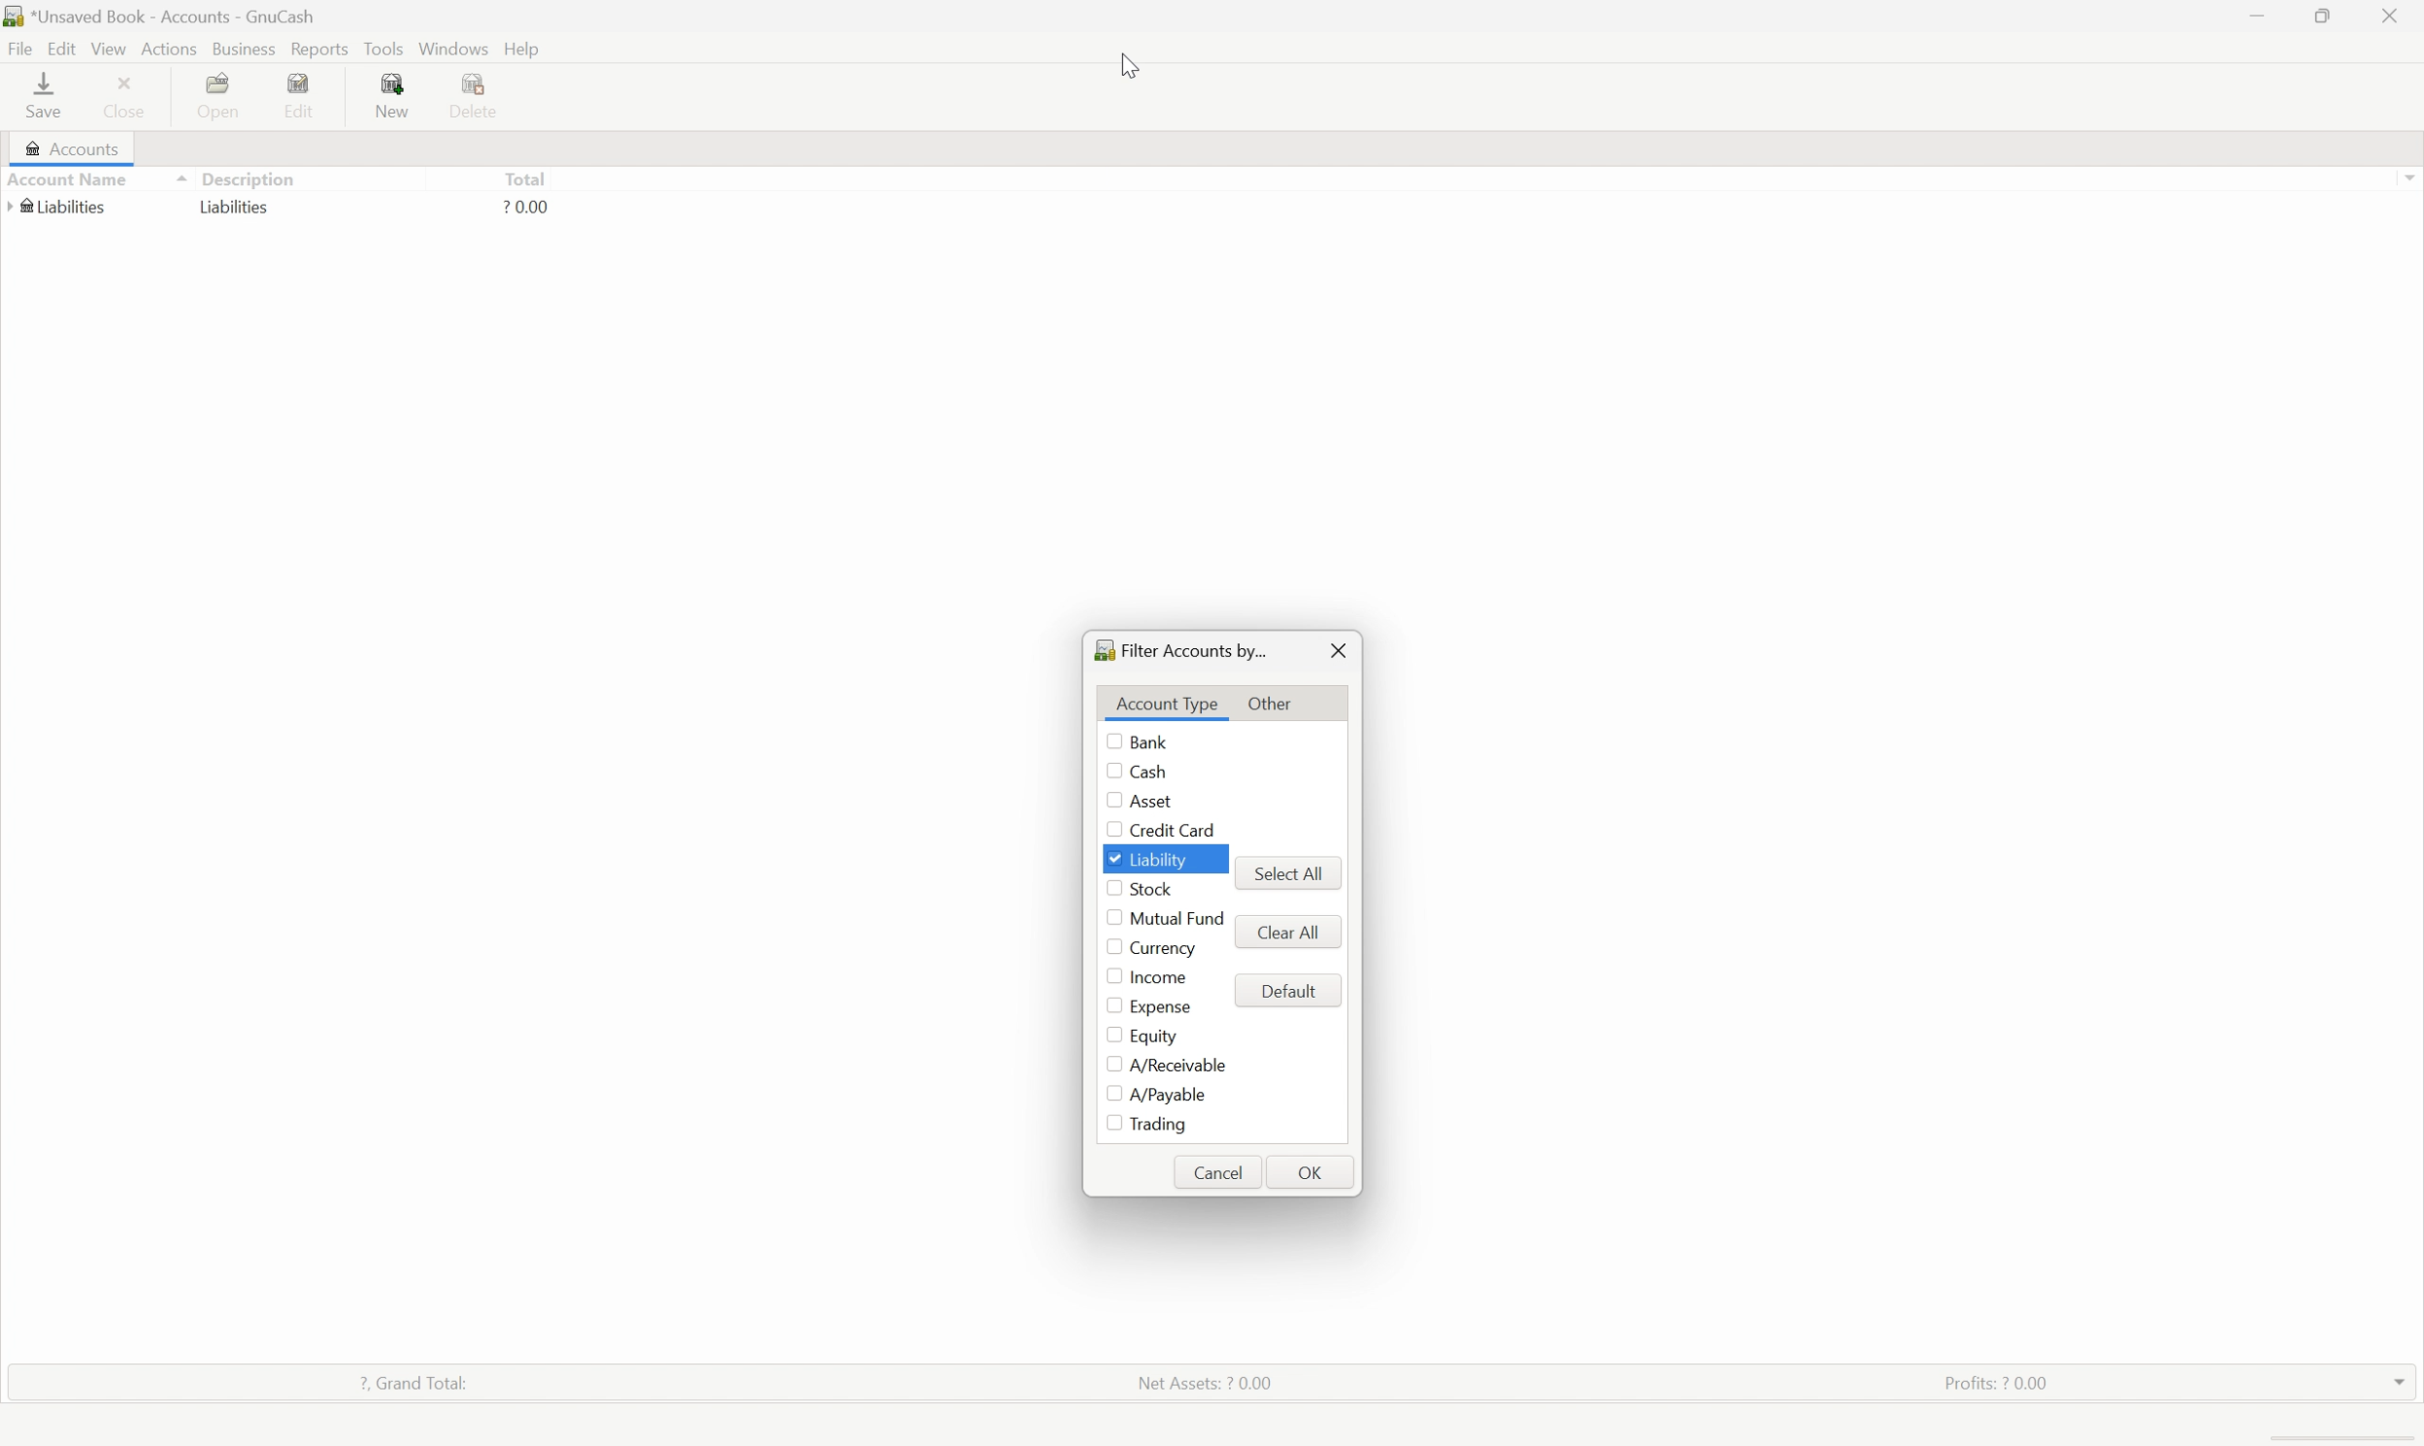  I want to click on Checkbox, so click(1107, 832).